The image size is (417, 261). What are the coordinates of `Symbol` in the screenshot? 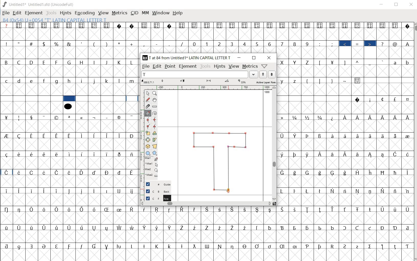 It's located at (58, 210).